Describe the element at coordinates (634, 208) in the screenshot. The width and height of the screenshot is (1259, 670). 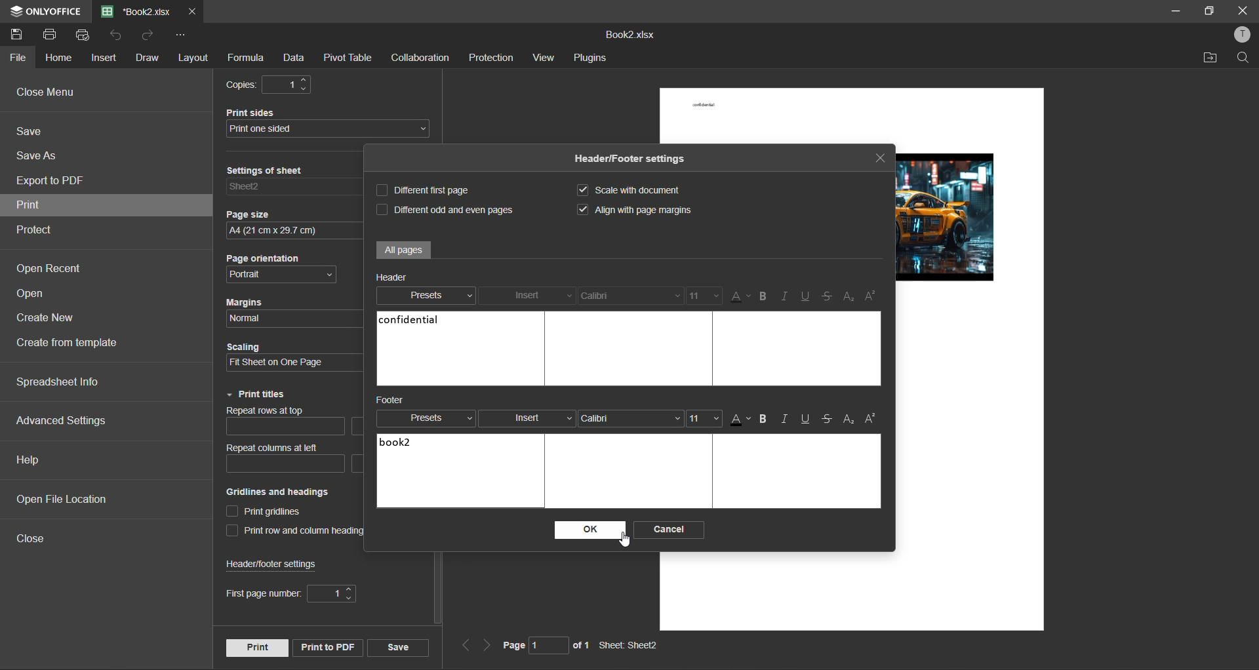
I see `align with page margins` at that location.